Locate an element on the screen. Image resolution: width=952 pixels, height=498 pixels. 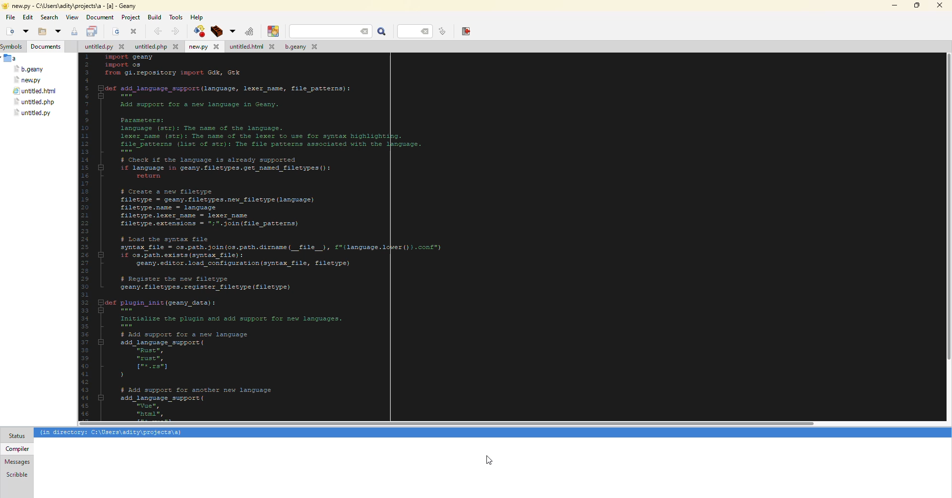
new is located at coordinates (10, 31).